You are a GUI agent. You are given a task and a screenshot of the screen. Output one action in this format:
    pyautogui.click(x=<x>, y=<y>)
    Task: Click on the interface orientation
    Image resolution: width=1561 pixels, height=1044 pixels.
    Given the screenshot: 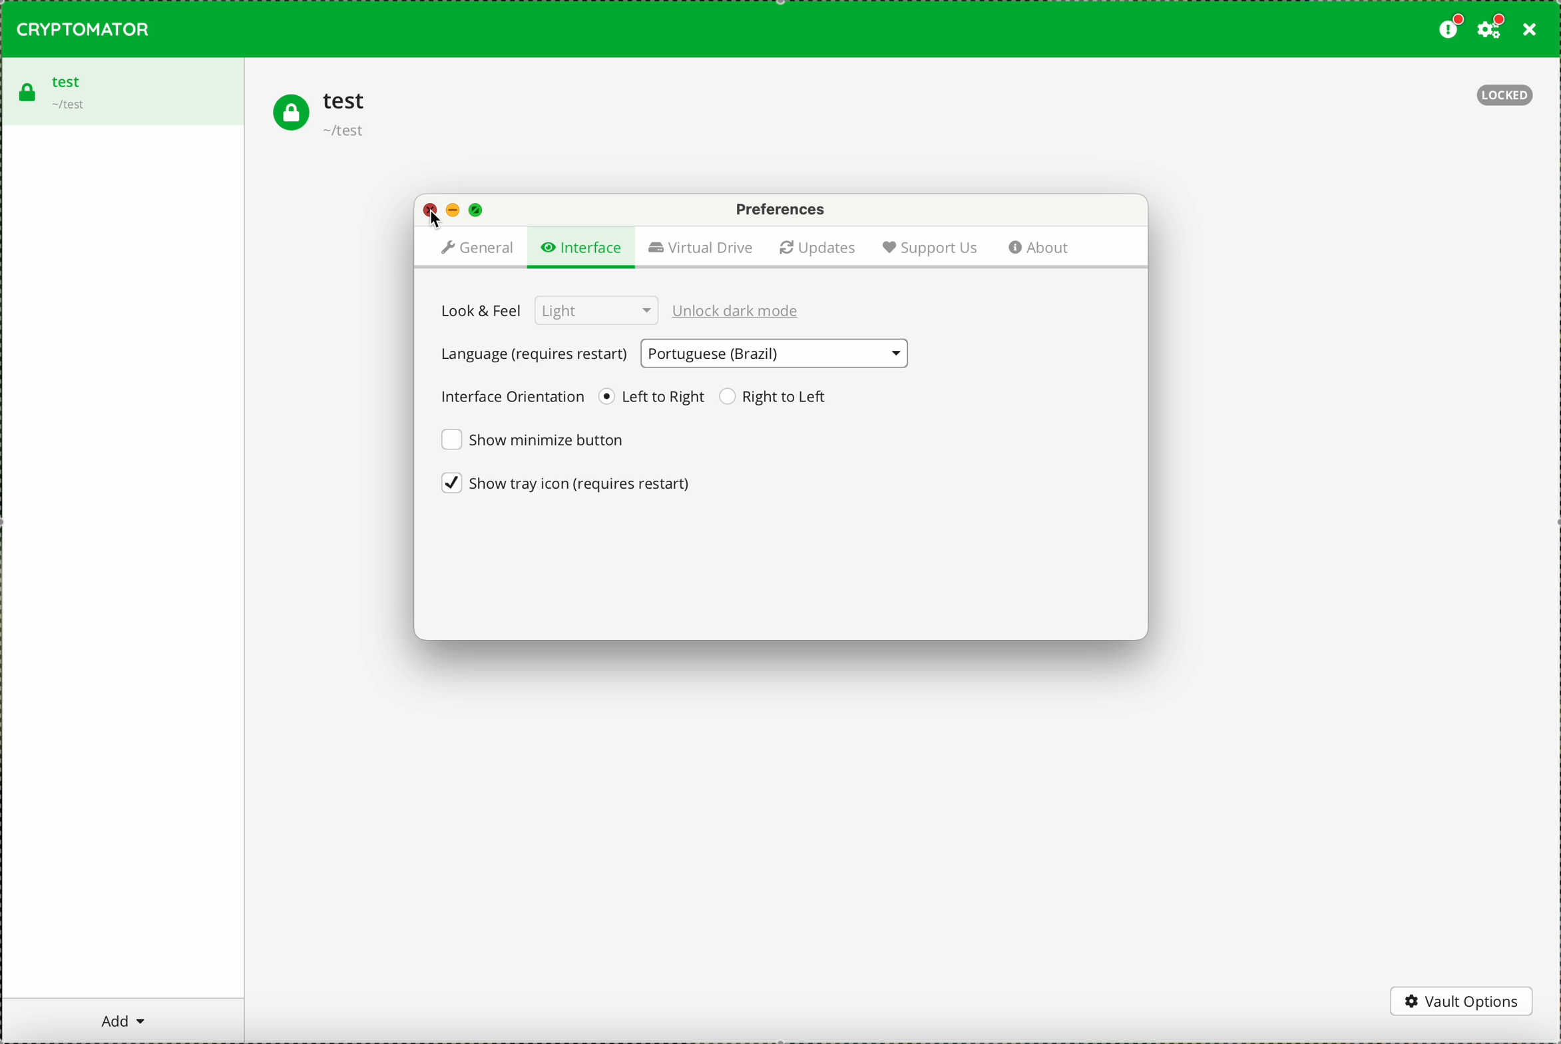 What is the action you would take?
    pyautogui.click(x=510, y=399)
    